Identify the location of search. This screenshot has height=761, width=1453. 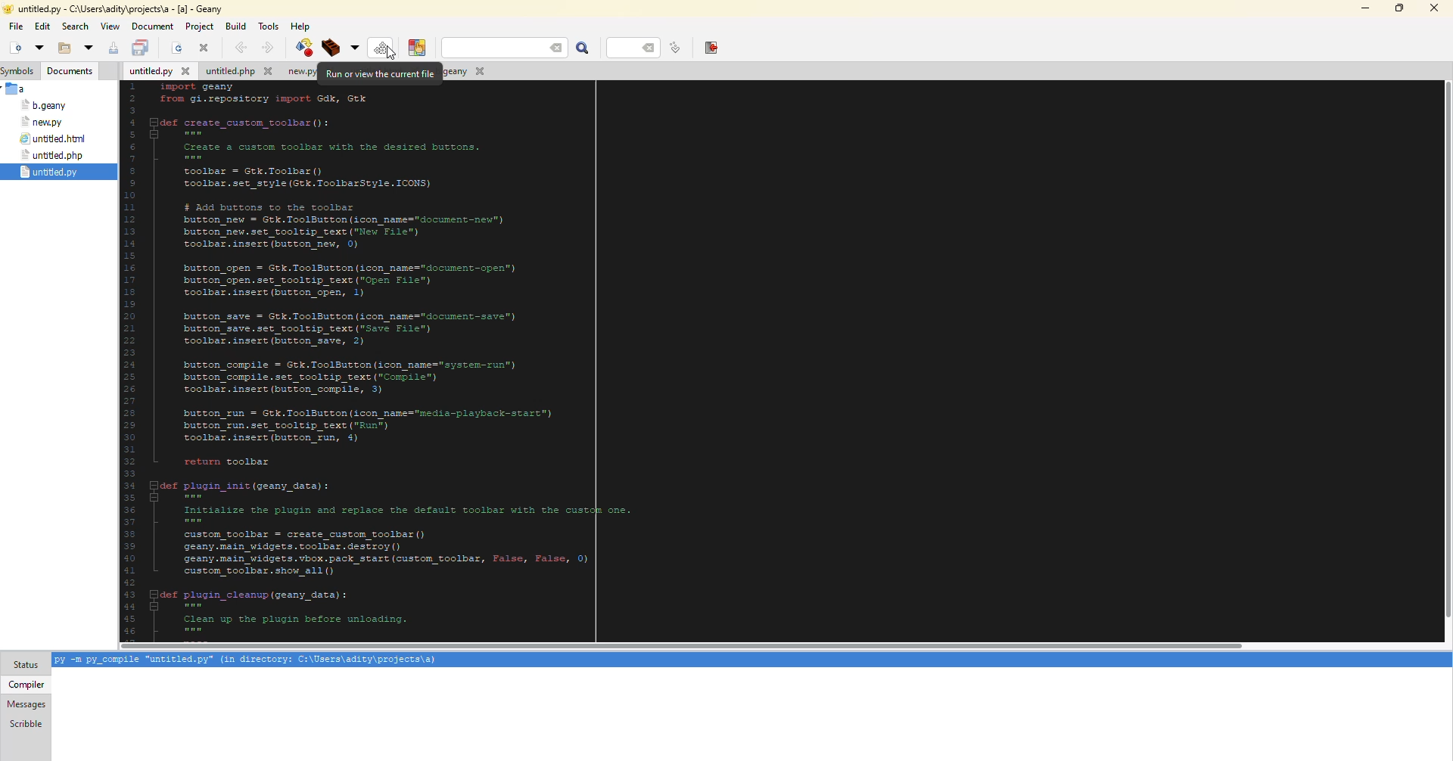
(582, 48).